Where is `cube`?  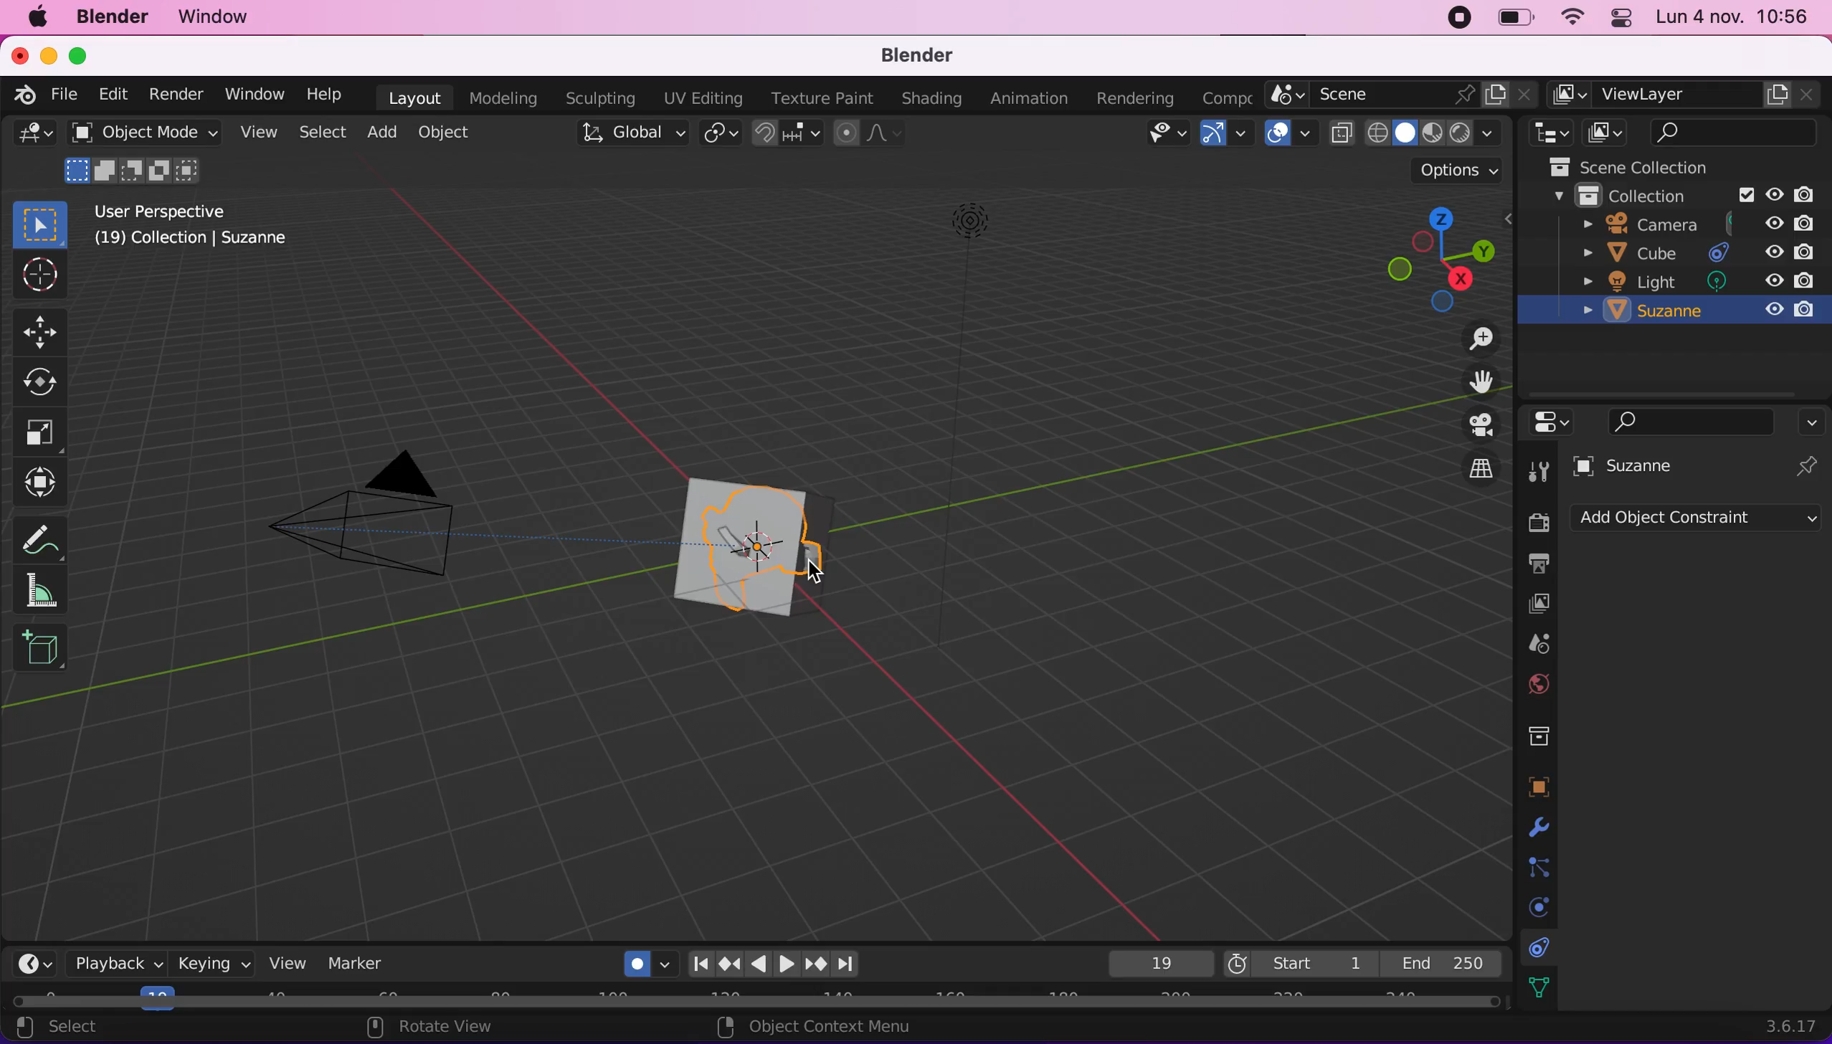 cube is located at coordinates (1694, 252).